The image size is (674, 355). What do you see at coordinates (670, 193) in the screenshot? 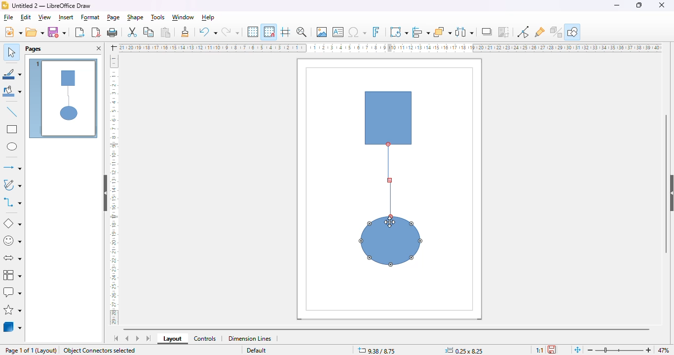
I see `show` at bounding box center [670, 193].